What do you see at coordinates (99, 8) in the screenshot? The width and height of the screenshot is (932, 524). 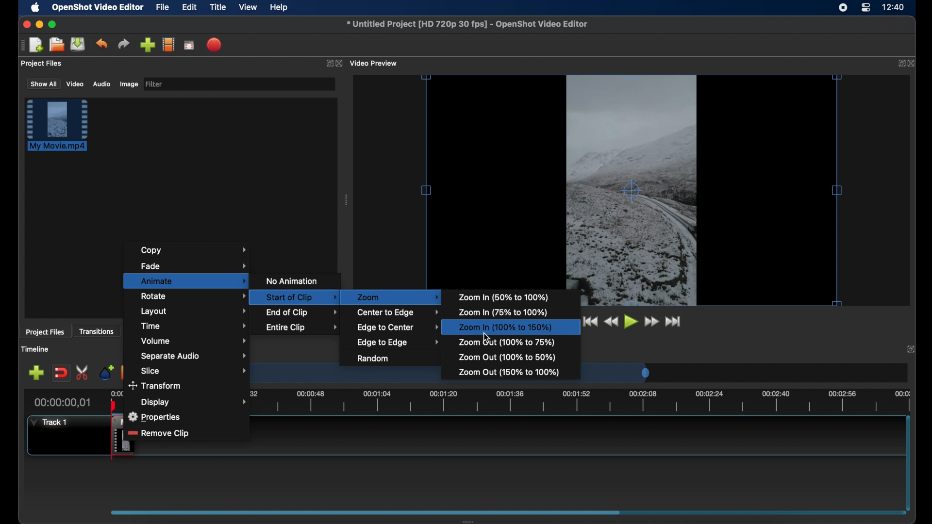 I see `openshot video editor` at bounding box center [99, 8].